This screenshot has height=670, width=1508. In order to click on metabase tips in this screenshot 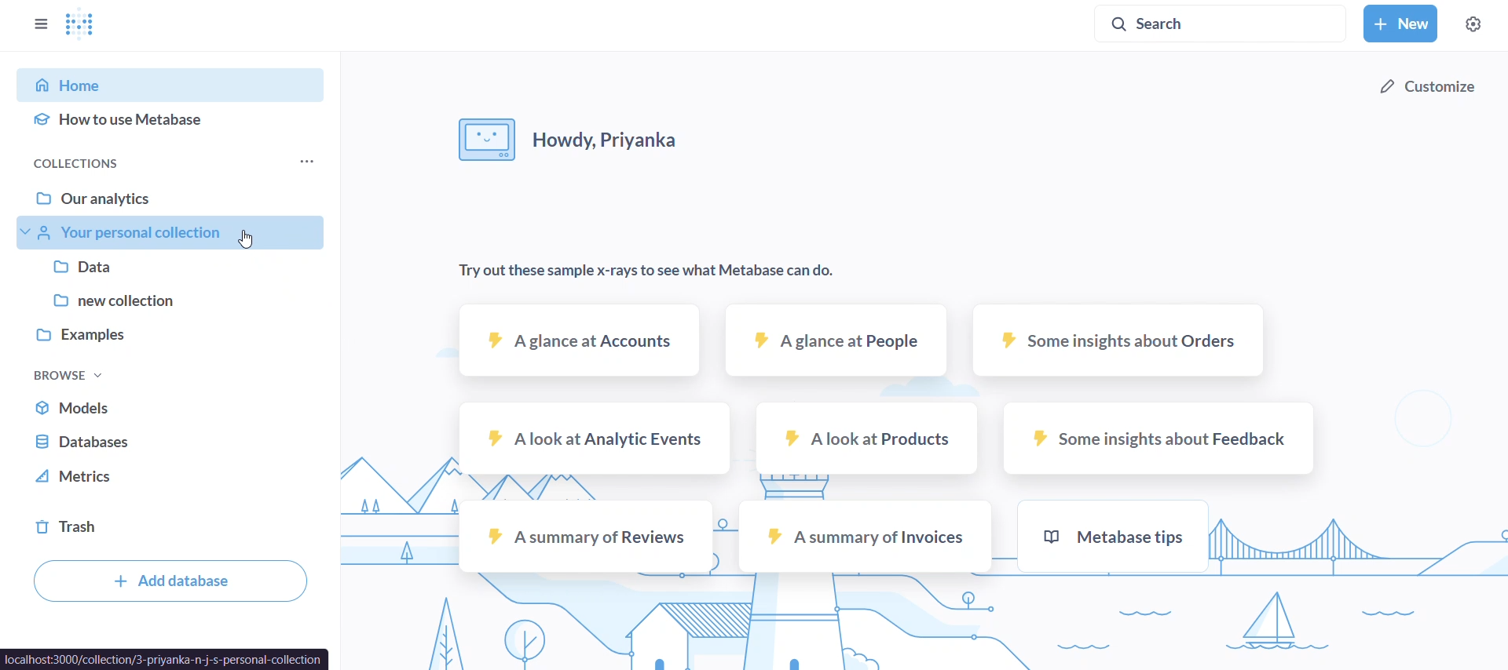, I will do `click(1113, 536)`.